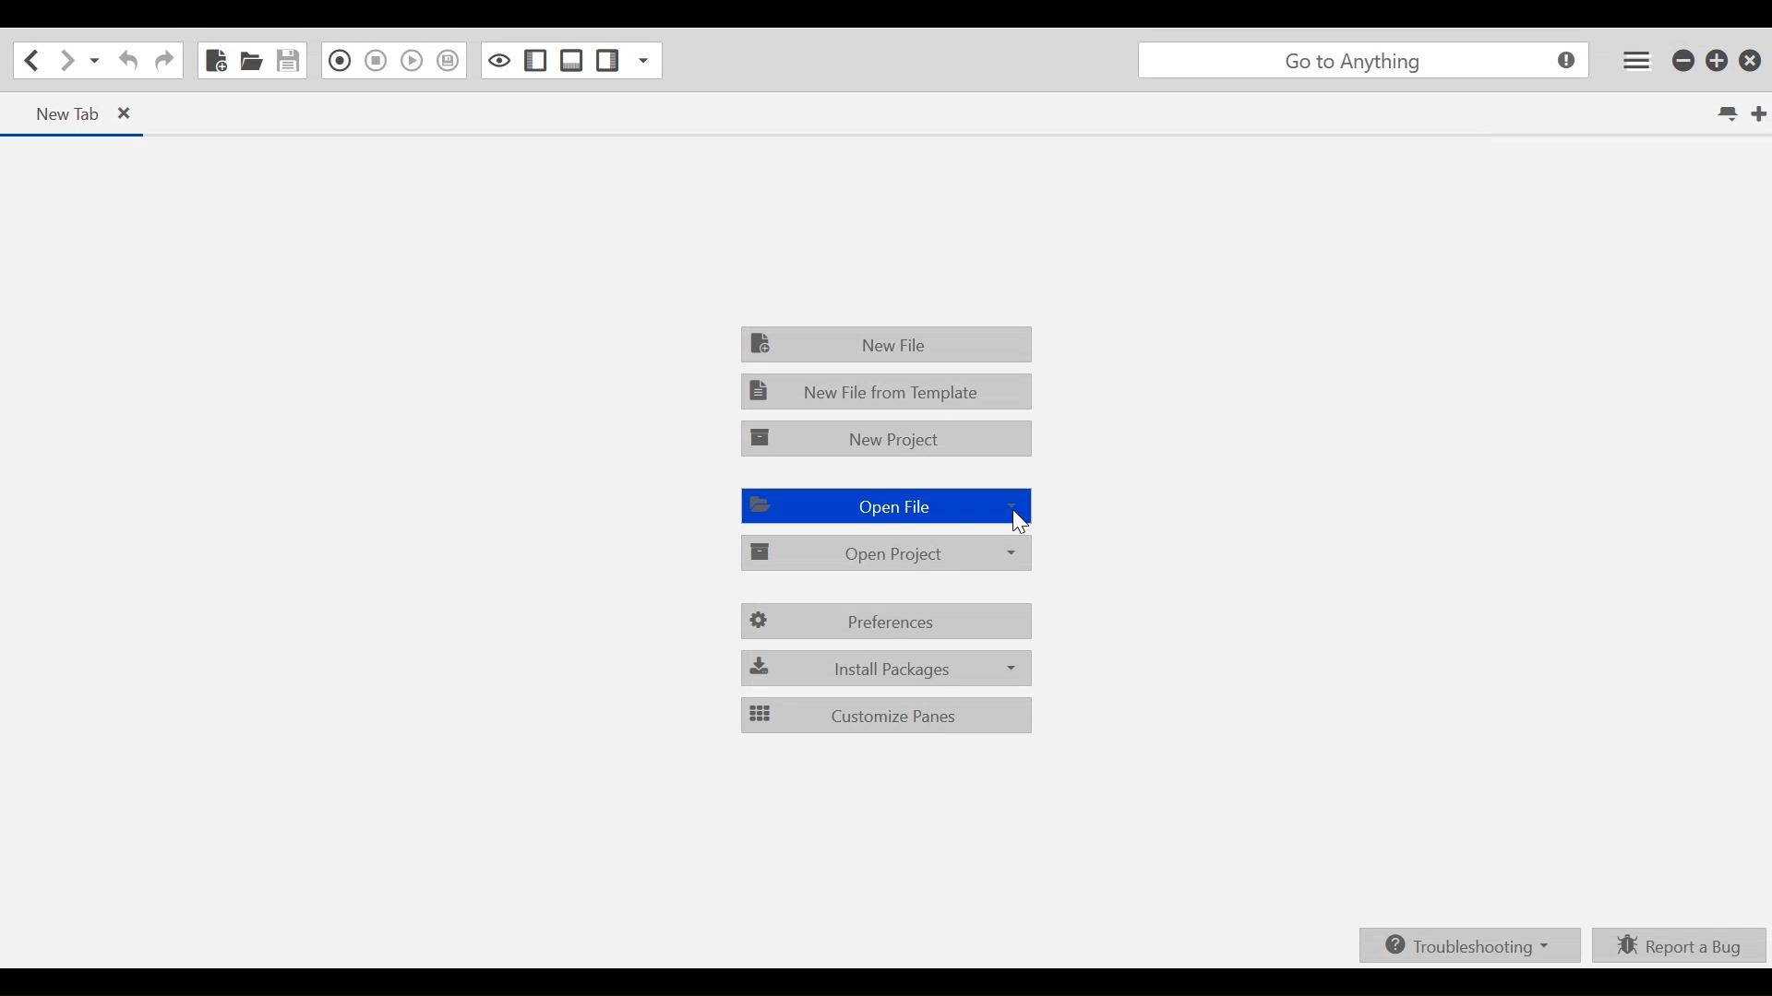 The height and width of the screenshot is (996, 1772). Describe the element at coordinates (251, 59) in the screenshot. I see `Open File` at that location.